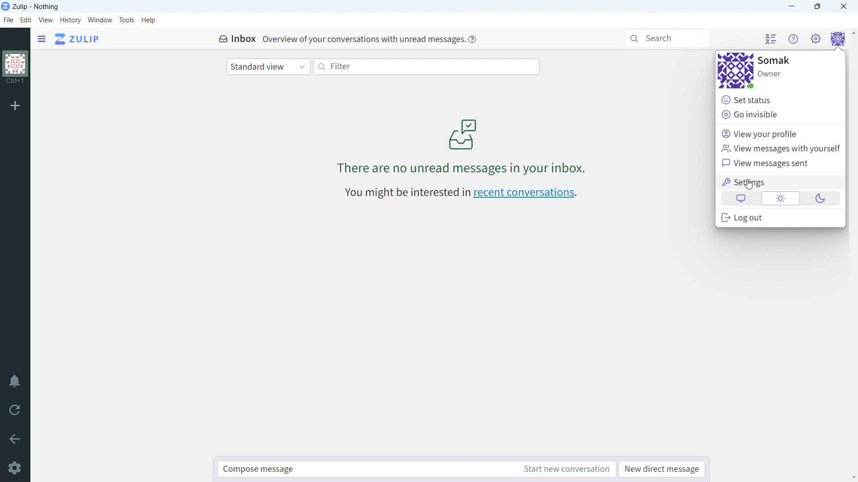  Describe the element at coordinates (78, 38) in the screenshot. I see `click to go home view (inbox)` at that location.